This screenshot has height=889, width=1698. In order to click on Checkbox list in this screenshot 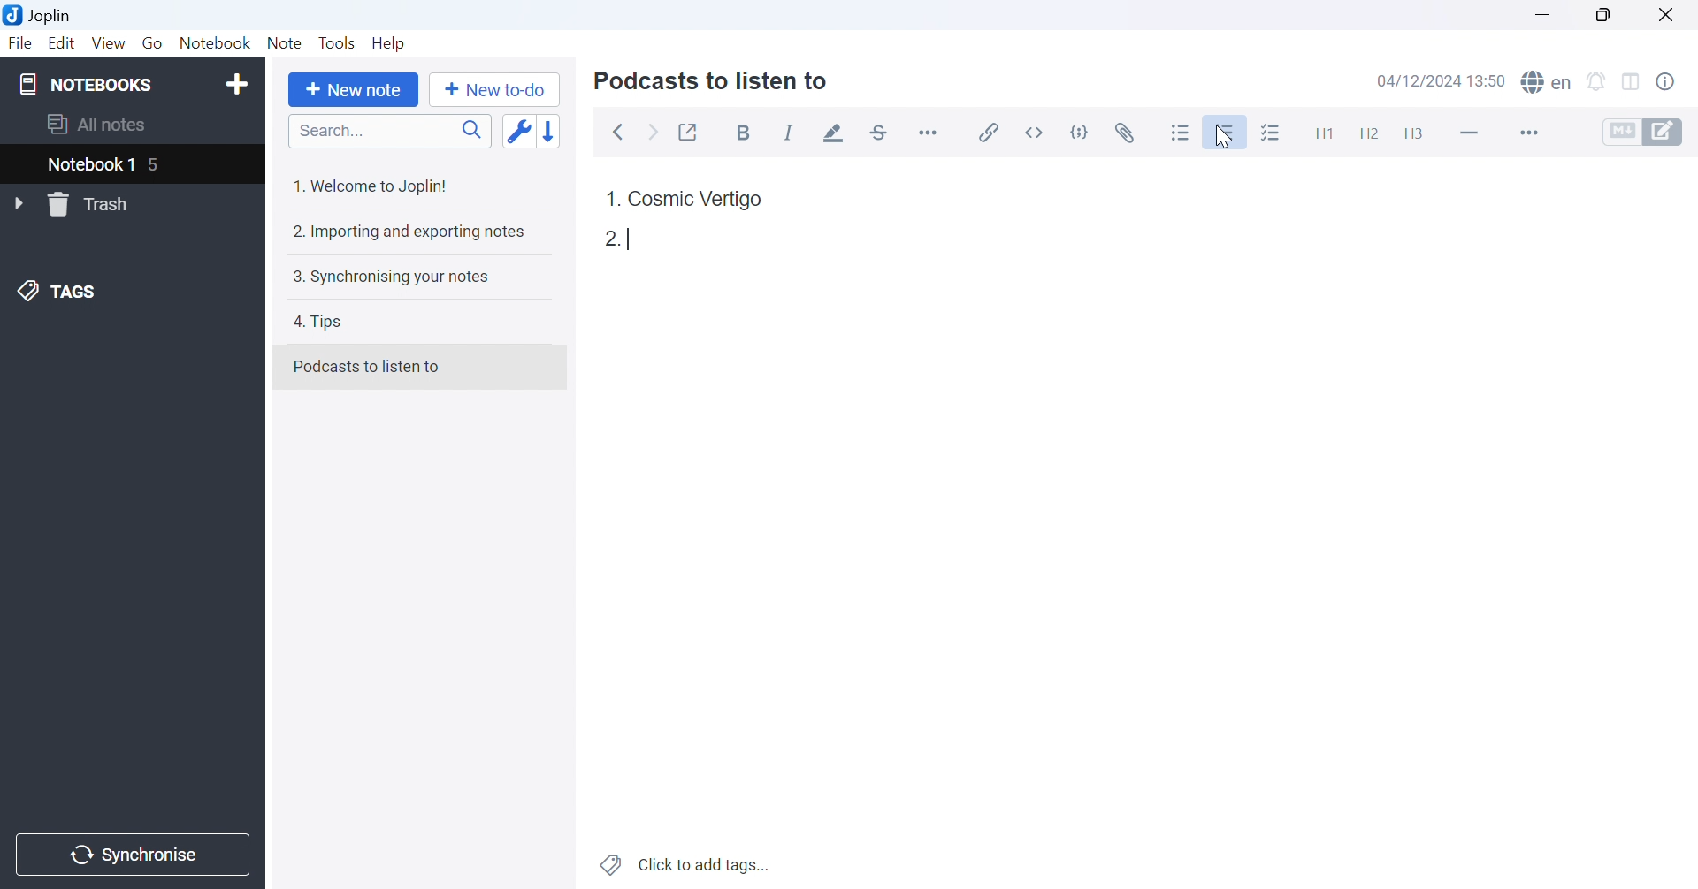, I will do `click(1273, 133)`.